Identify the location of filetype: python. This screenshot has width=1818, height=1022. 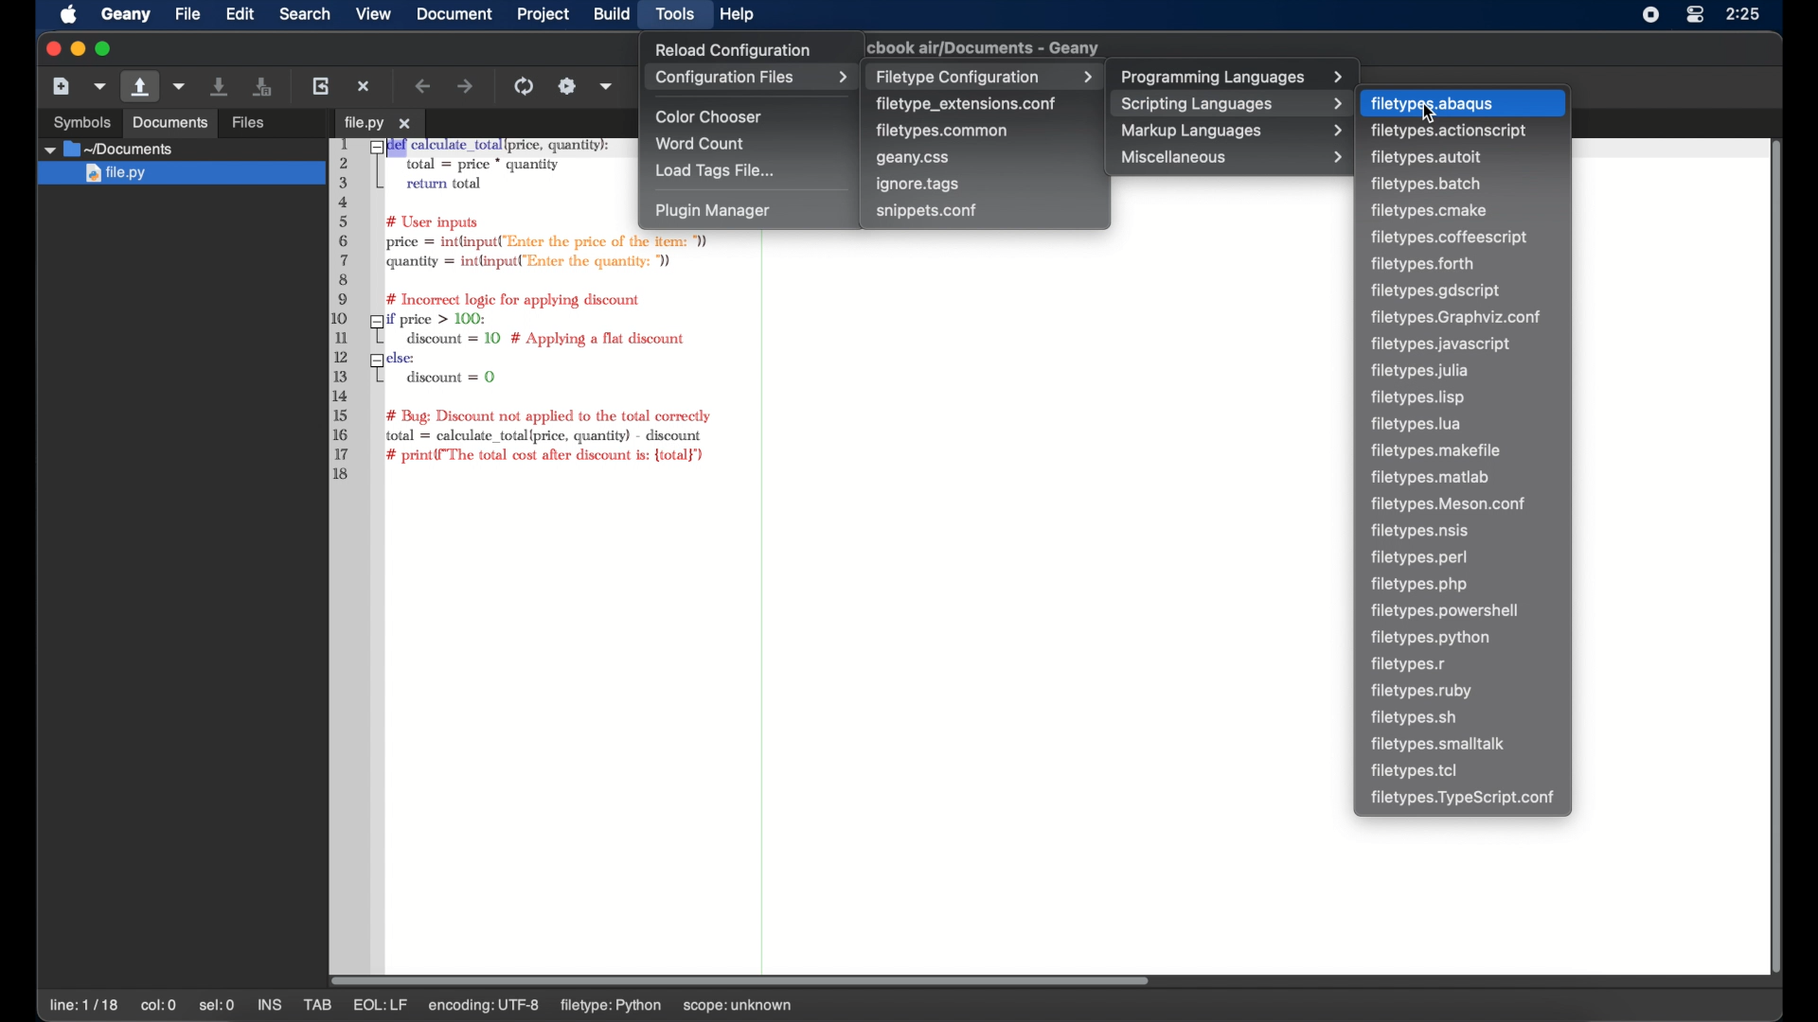
(665, 1005).